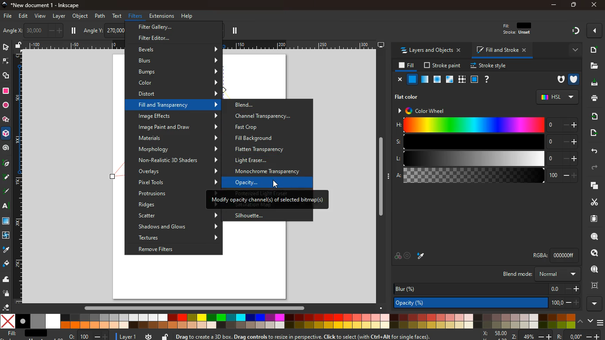  Describe the element at coordinates (178, 104) in the screenshot. I see `fill and transparency` at that location.